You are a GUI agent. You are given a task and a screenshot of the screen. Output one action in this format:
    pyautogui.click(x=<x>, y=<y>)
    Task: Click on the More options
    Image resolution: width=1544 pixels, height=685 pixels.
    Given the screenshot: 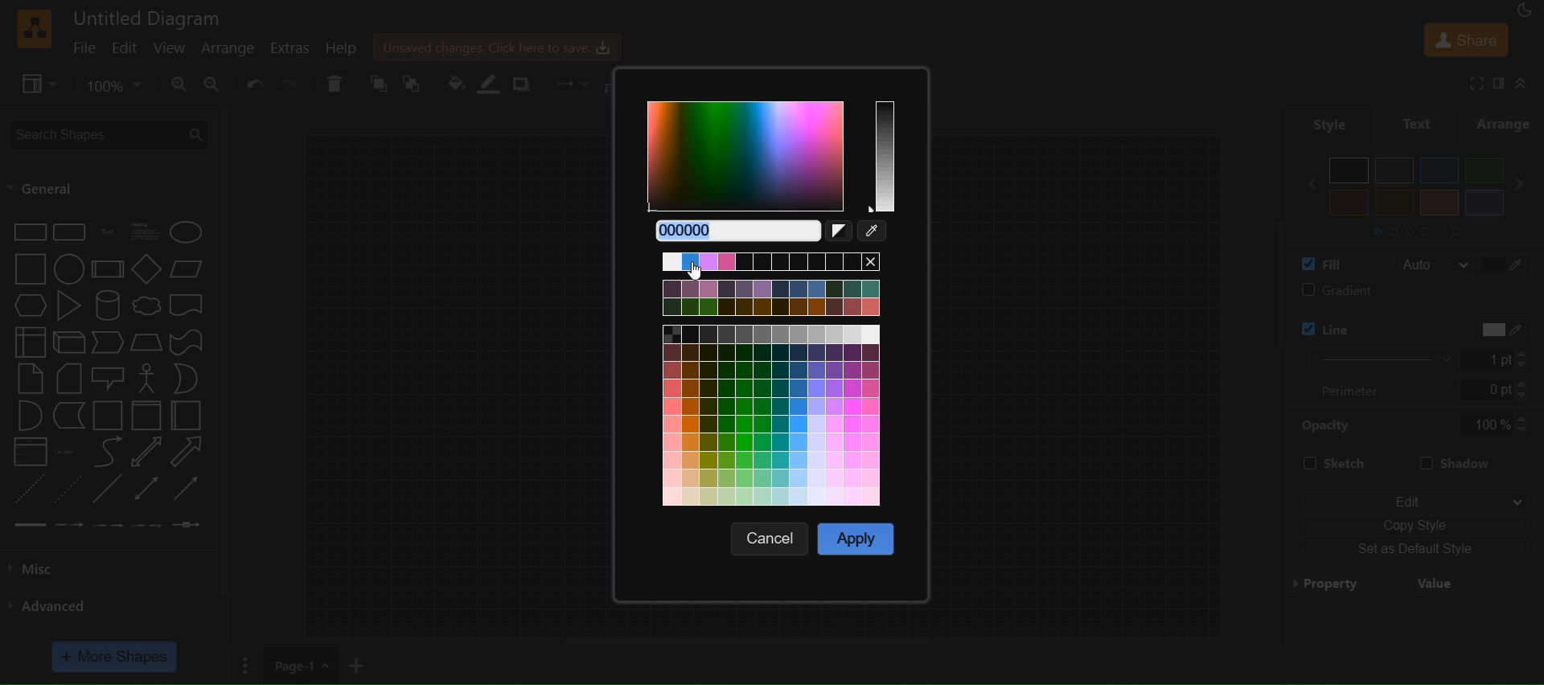 What is the action you would take?
    pyautogui.click(x=244, y=665)
    